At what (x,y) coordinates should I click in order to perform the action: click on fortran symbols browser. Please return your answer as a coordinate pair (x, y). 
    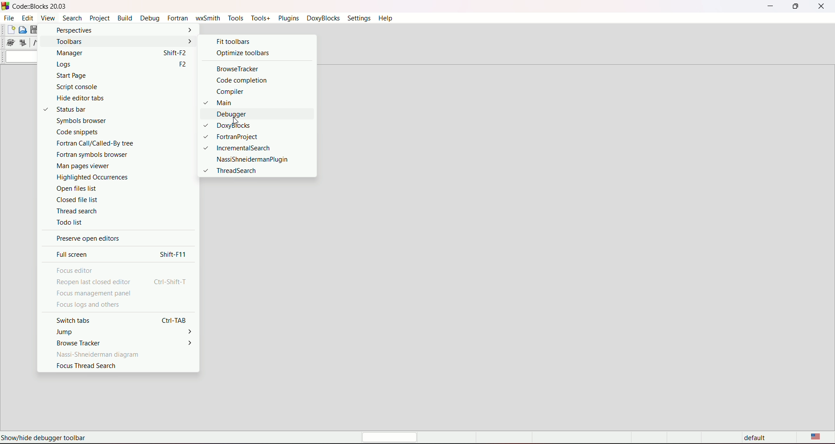
    Looking at the image, I should click on (111, 154).